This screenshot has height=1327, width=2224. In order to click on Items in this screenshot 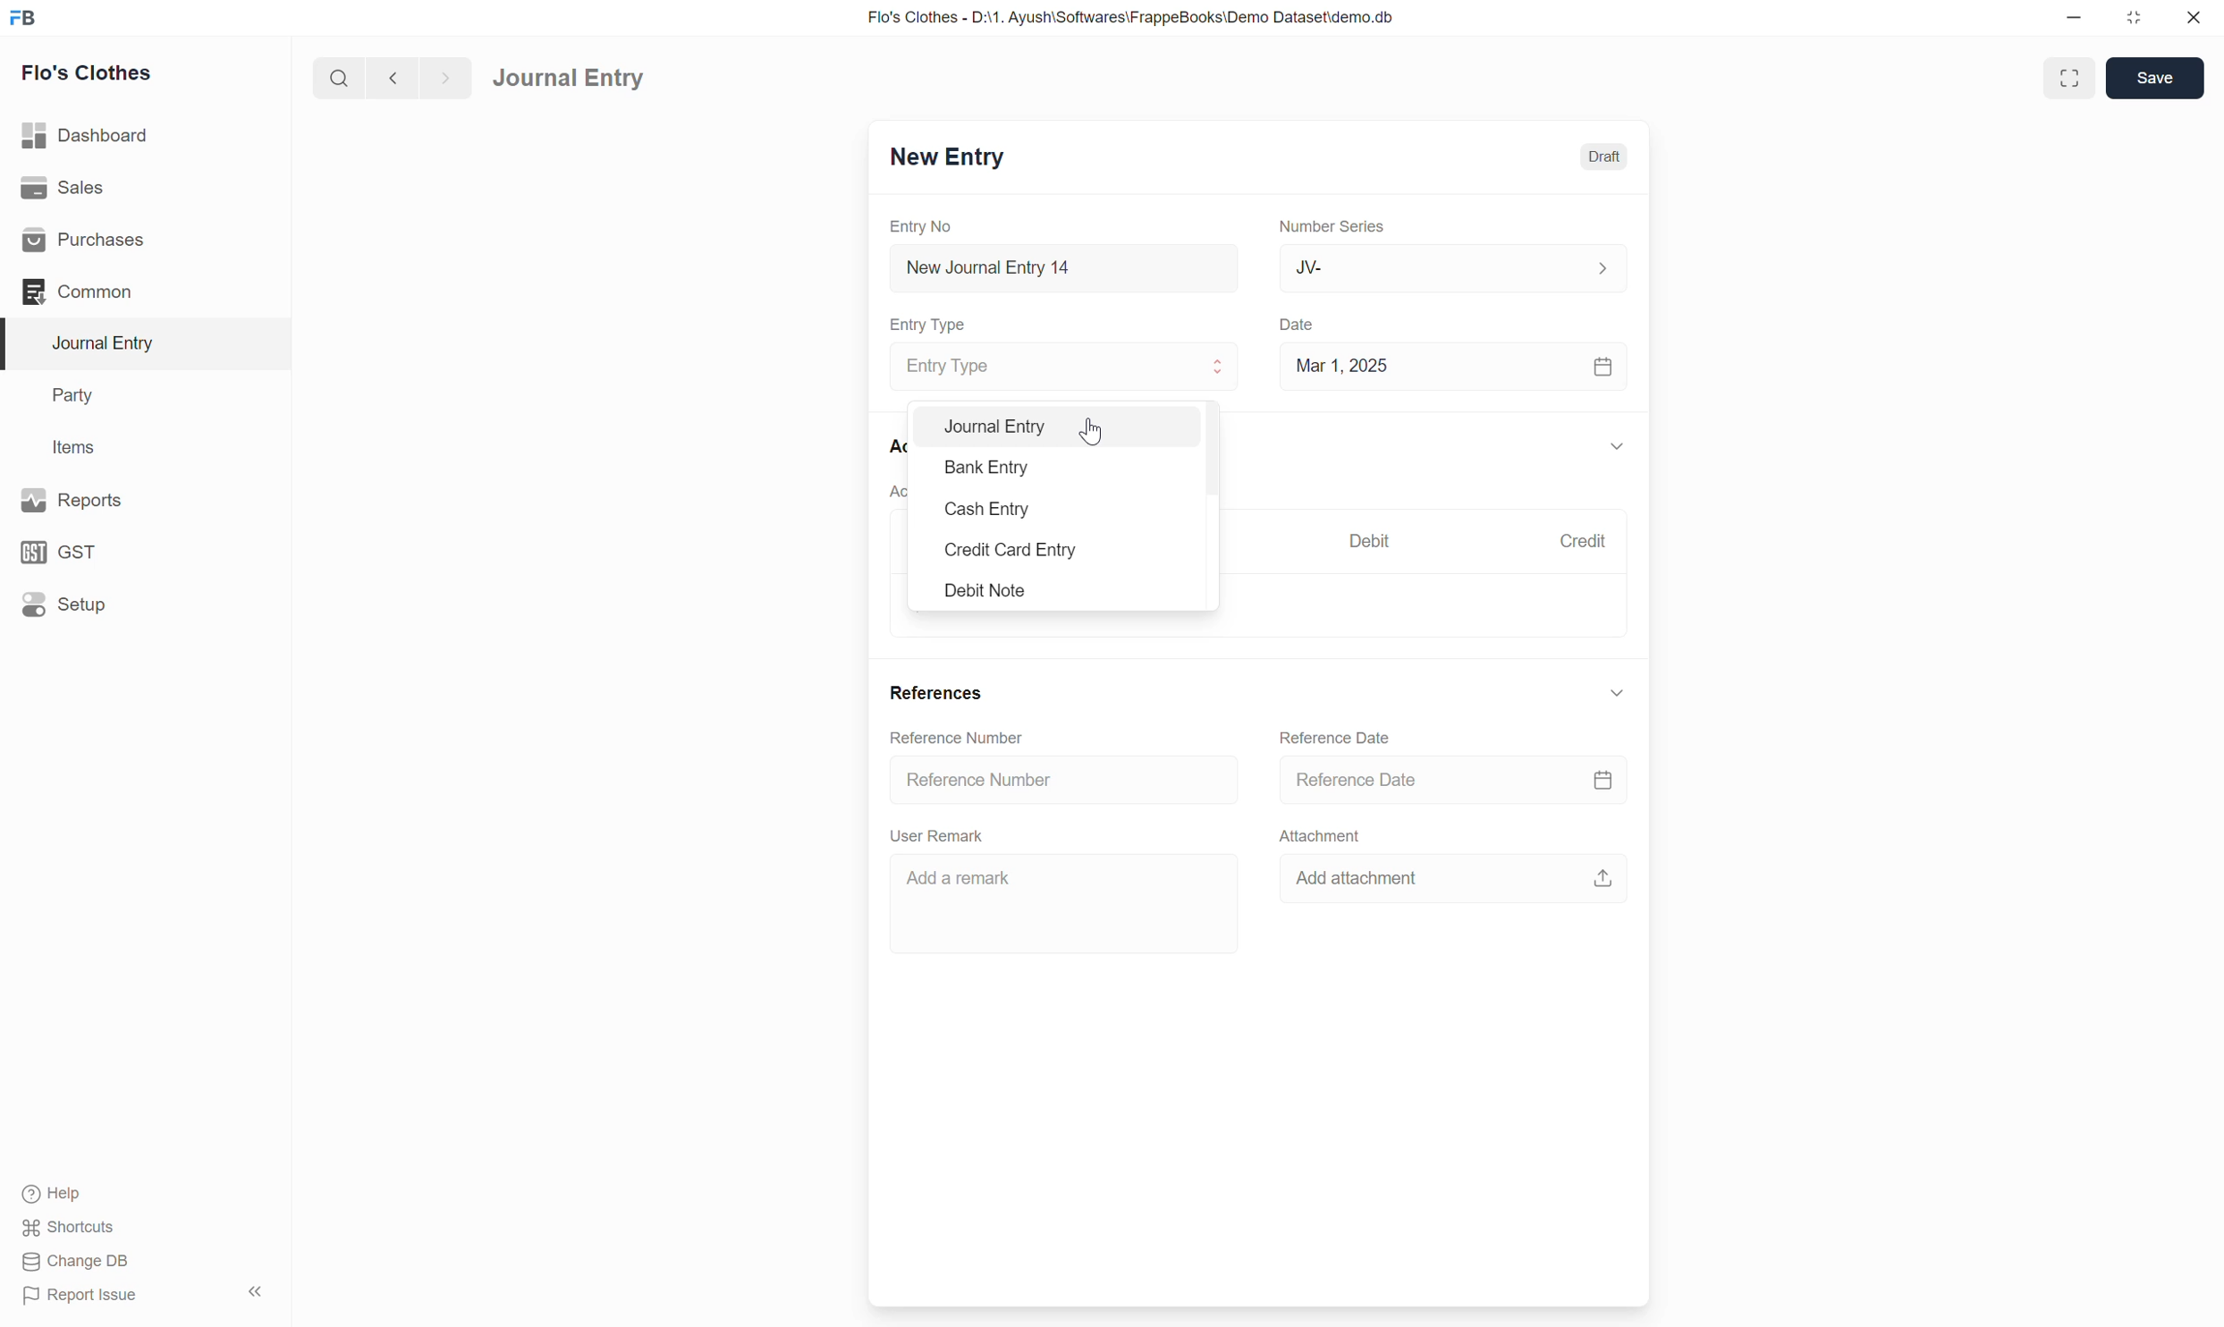, I will do `click(72, 446)`.